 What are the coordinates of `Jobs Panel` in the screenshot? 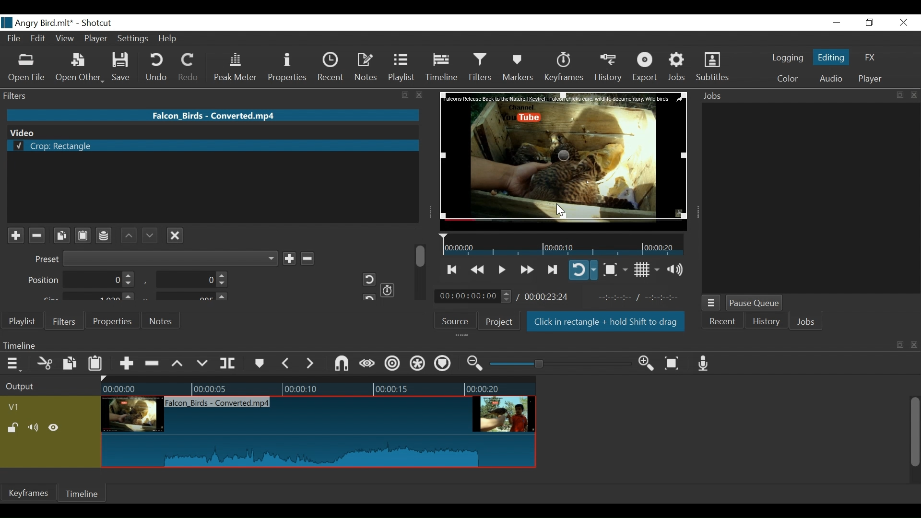 It's located at (811, 198).